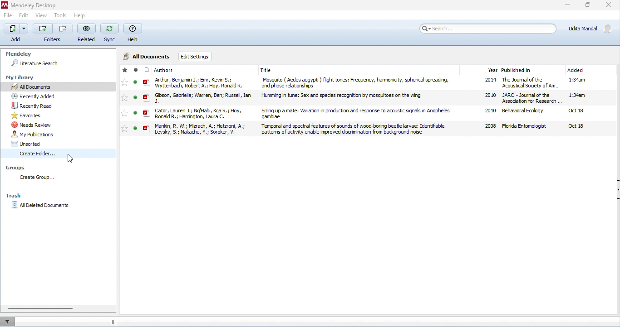  Describe the element at coordinates (492, 71) in the screenshot. I see `year` at that location.